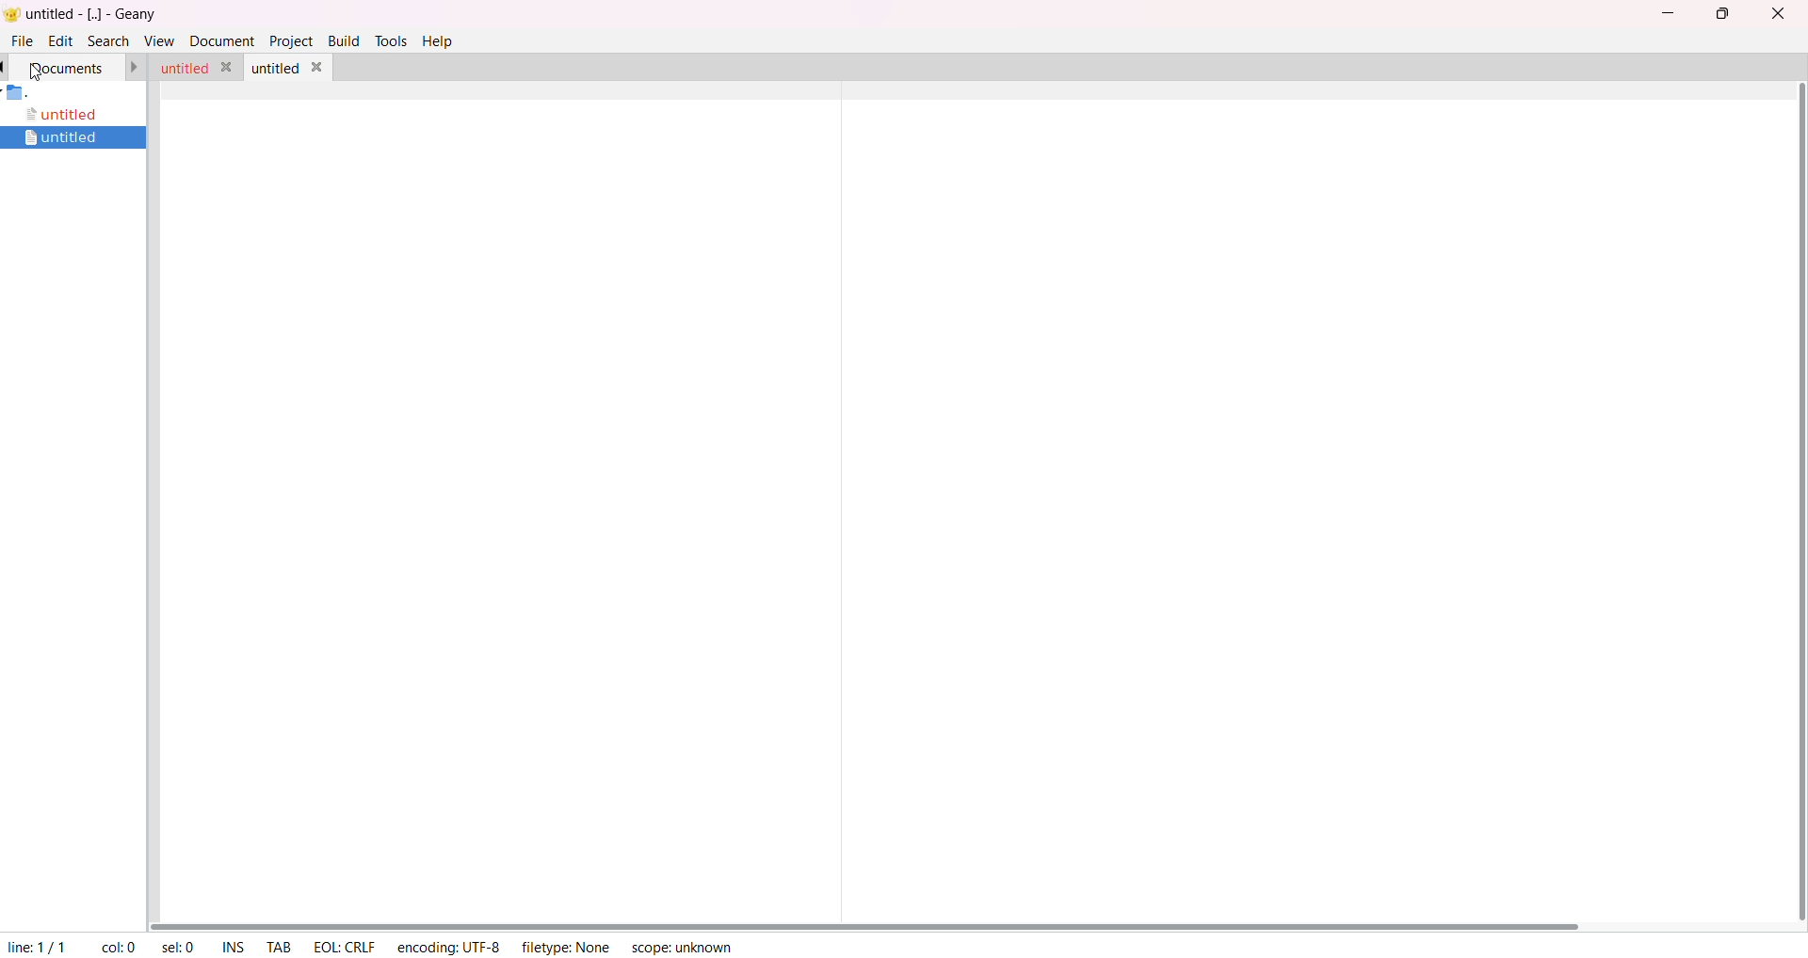 The height and width of the screenshot is (958, 1808). Describe the element at coordinates (94, 11) in the screenshot. I see `untitied - [..] - Geany` at that location.